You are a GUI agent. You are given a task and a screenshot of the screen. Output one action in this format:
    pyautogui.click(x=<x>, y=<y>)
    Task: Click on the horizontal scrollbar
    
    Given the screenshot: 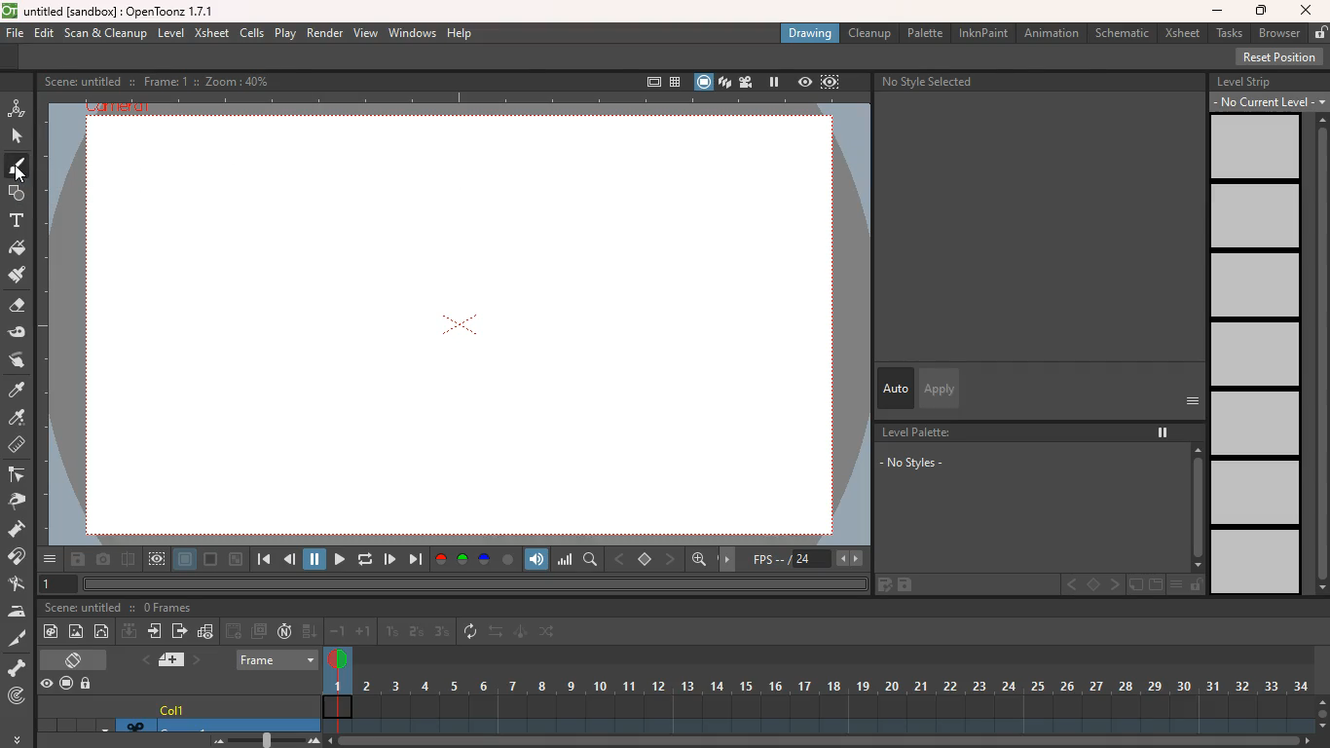 What is the action you would take?
    pyautogui.click(x=474, y=583)
    